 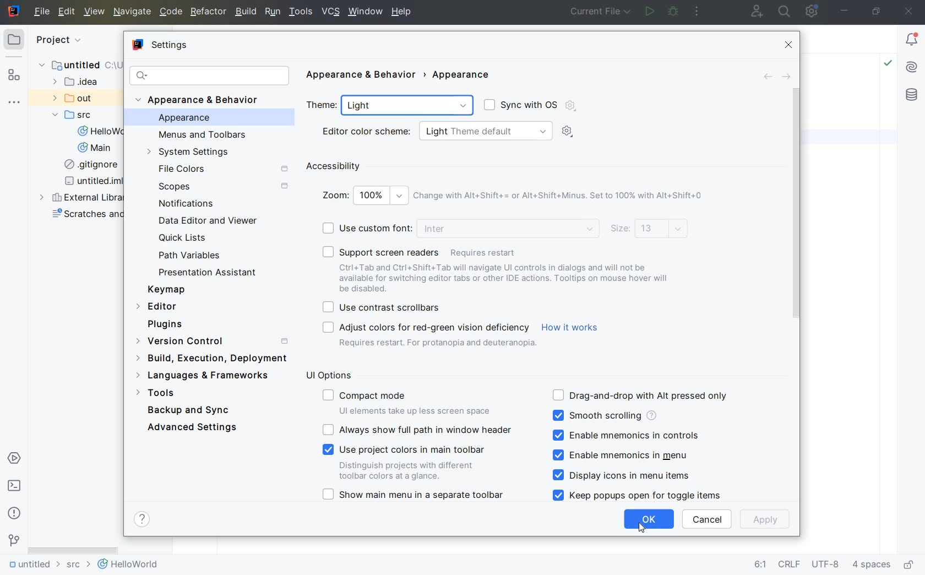 What do you see at coordinates (423, 252) in the screenshot?
I see `SUPPORT SCREEN READERS` at bounding box center [423, 252].